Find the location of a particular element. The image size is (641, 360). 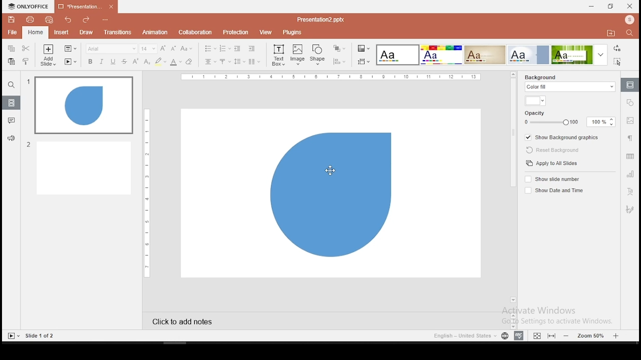

spacing is located at coordinates (239, 61).